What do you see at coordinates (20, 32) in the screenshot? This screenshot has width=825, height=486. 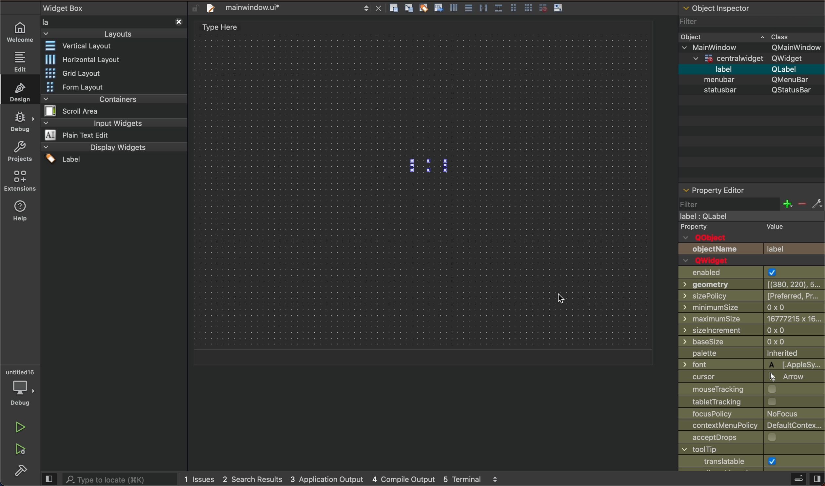 I see `welcome` at bounding box center [20, 32].